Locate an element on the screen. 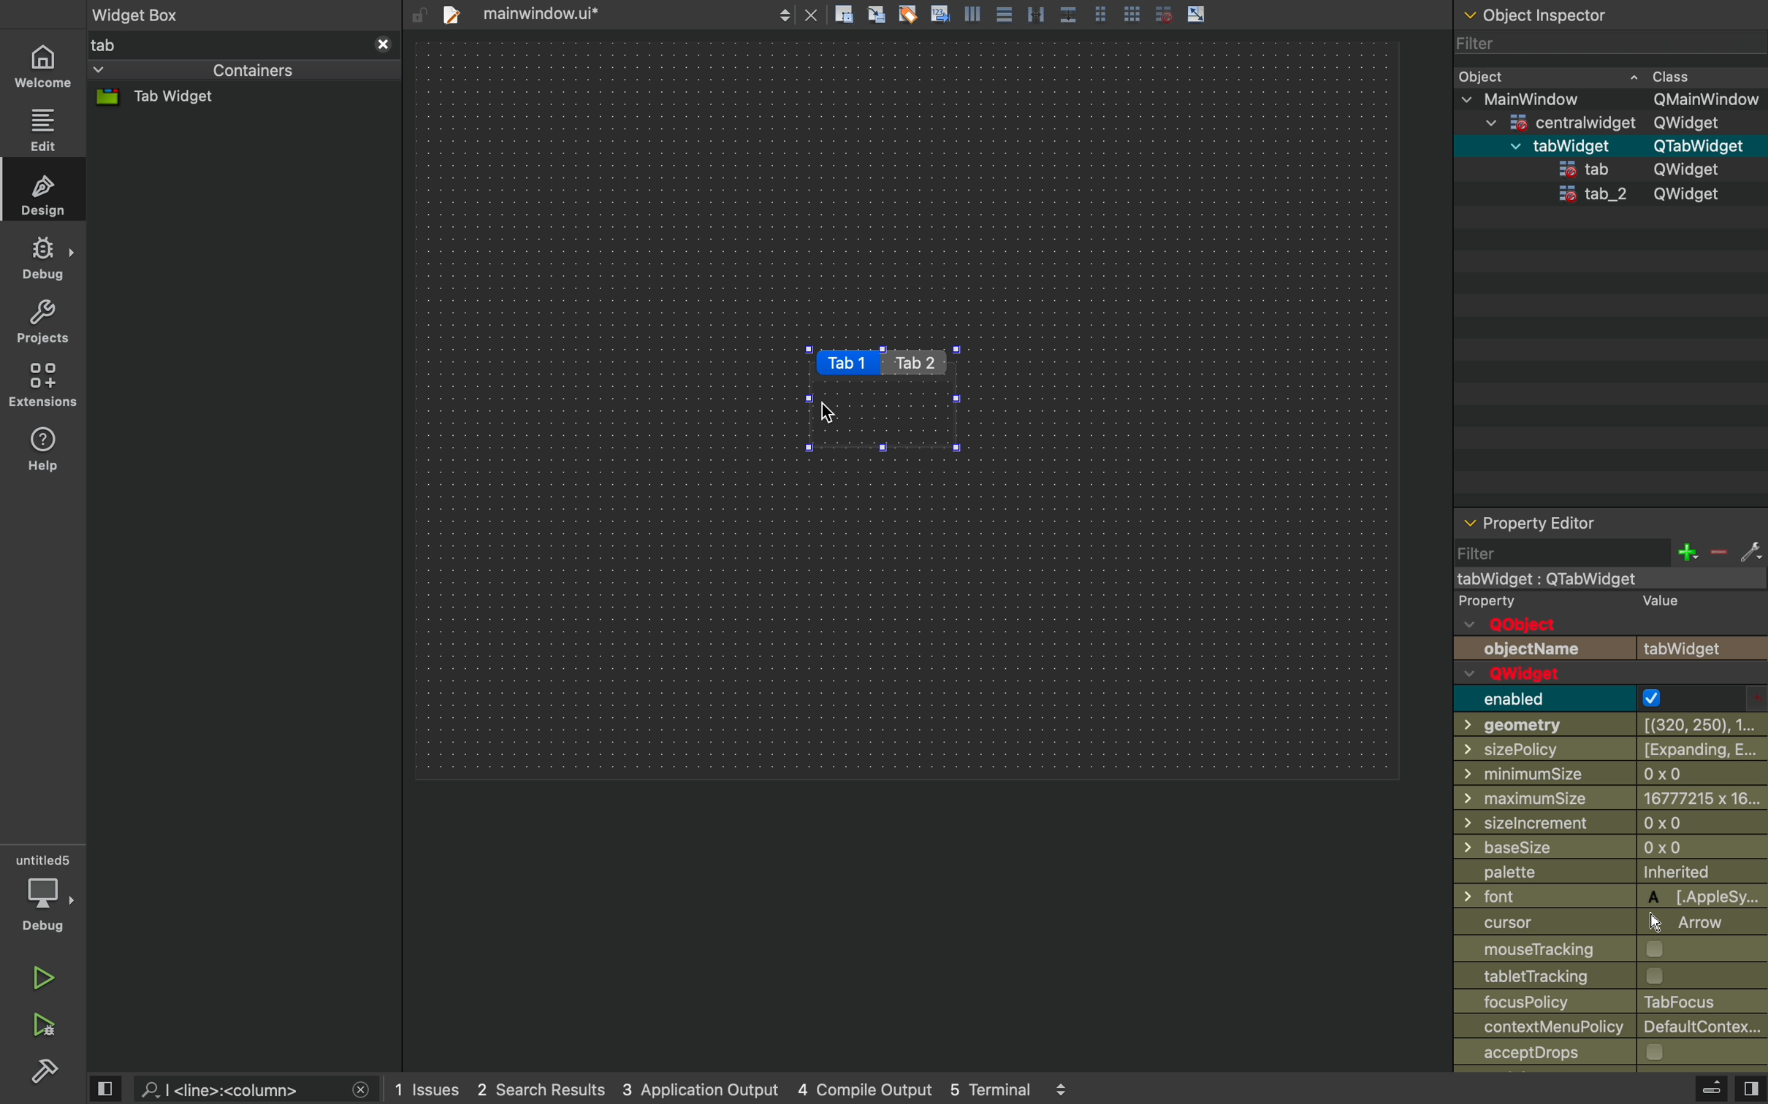 This screenshot has height=1104, width=1768. minimum size is located at coordinates (1610, 800).